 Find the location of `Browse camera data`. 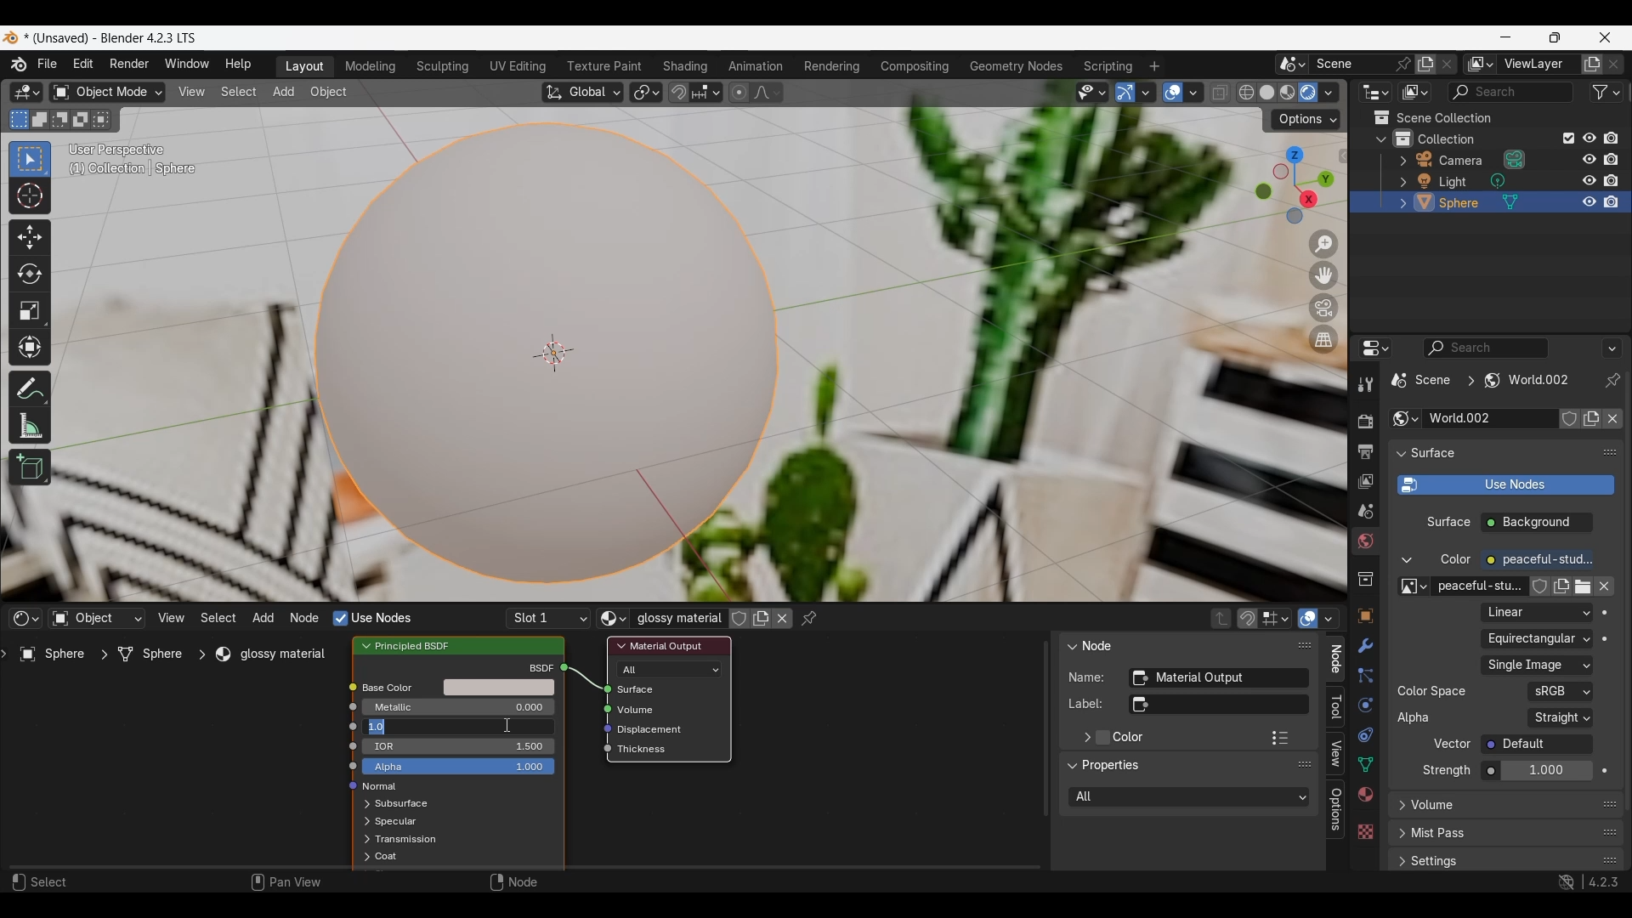

Browse camera data is located at coordinates (1514, 159).